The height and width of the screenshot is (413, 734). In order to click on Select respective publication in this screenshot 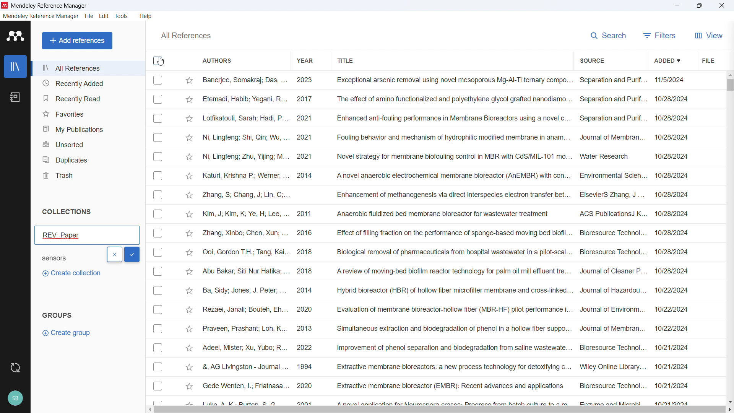, I will do `click(158, 385)`.